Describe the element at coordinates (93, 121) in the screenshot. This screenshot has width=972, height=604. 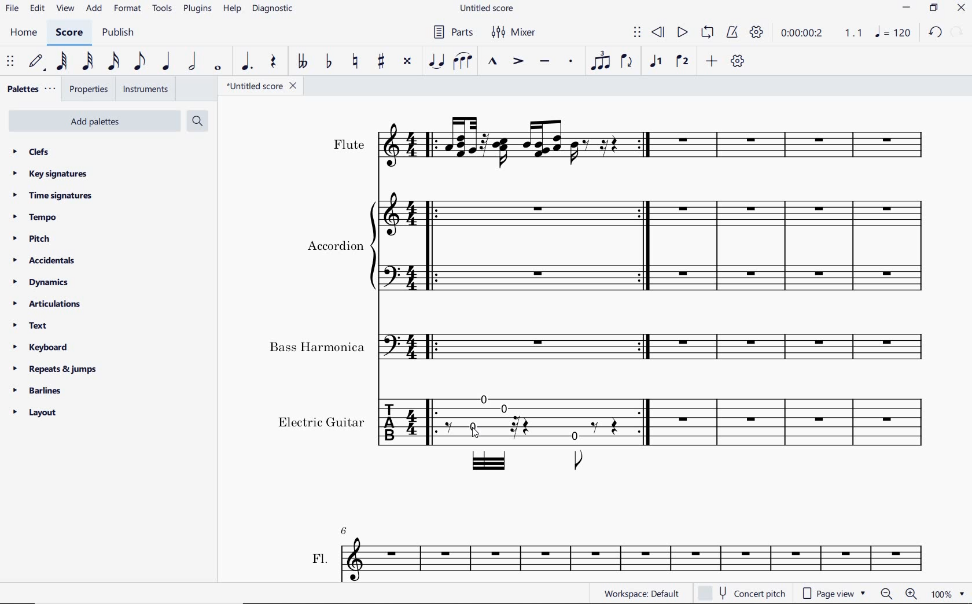
I see `add palettes` at that location.